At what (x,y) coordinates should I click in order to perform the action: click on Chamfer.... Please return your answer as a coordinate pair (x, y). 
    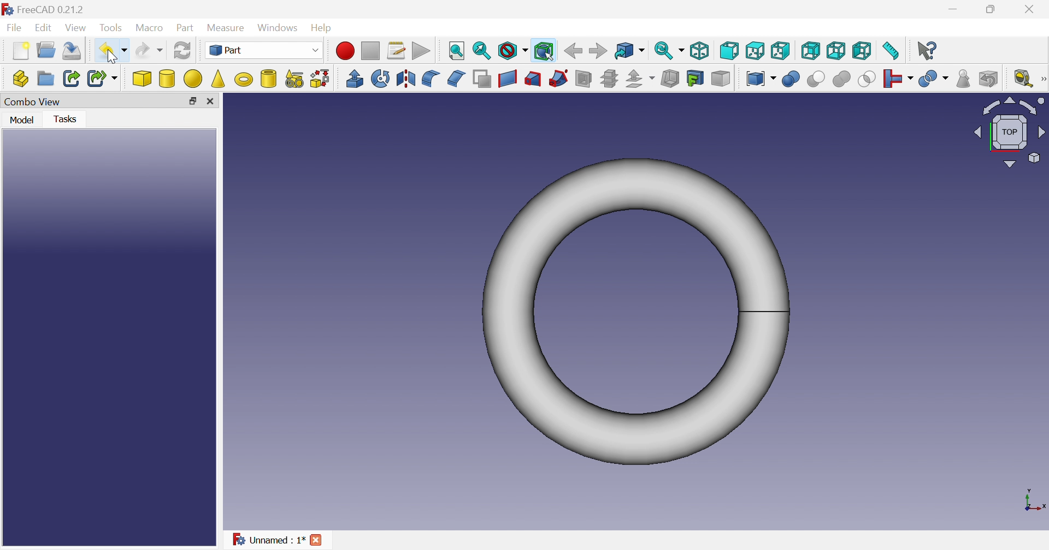
    Looking at the image, I should click on (456, 79).